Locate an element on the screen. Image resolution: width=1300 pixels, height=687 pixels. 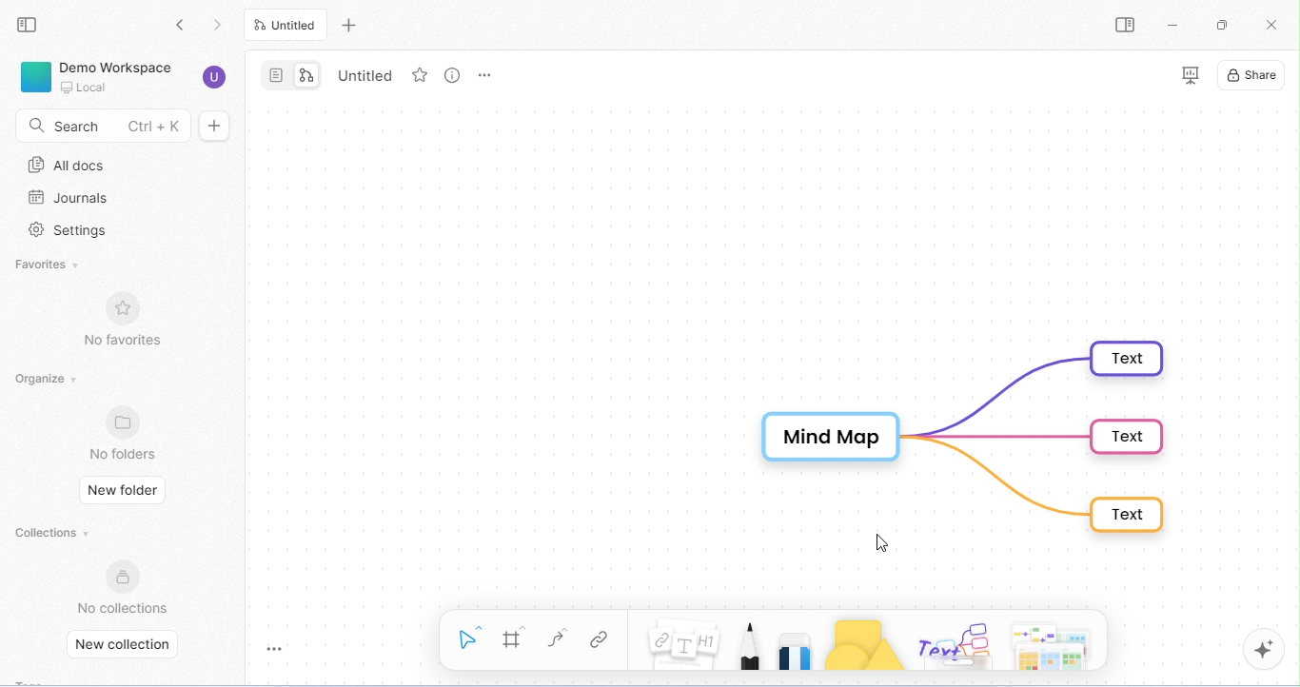
add new tab is located at coordinates (350, 24).